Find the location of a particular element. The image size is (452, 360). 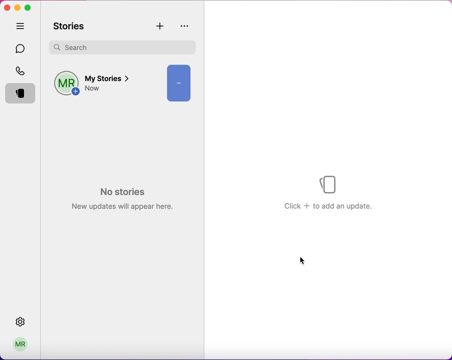

chats is located at coordinates (21, 48).